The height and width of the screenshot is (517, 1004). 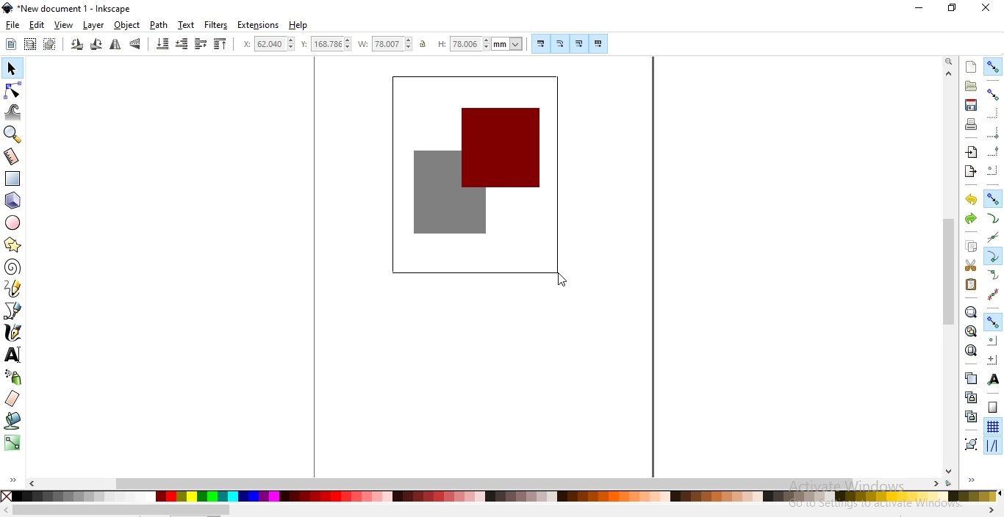 I want to click on create bezier curve and straight lines, so click(x=13, y=310).